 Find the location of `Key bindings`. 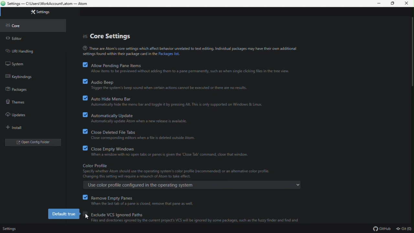

Key bindings is located at coordinates (32, 75).